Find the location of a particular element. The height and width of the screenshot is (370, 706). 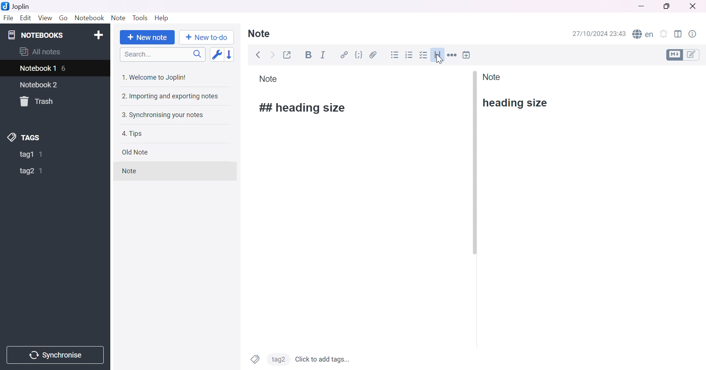

Bulleted List is located at coordinates (395, 55).